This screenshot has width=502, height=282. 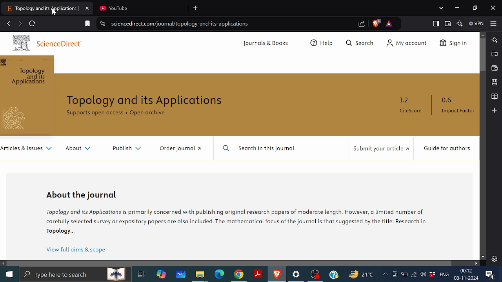 I want to click on Weather, so click(x=360, y=274).